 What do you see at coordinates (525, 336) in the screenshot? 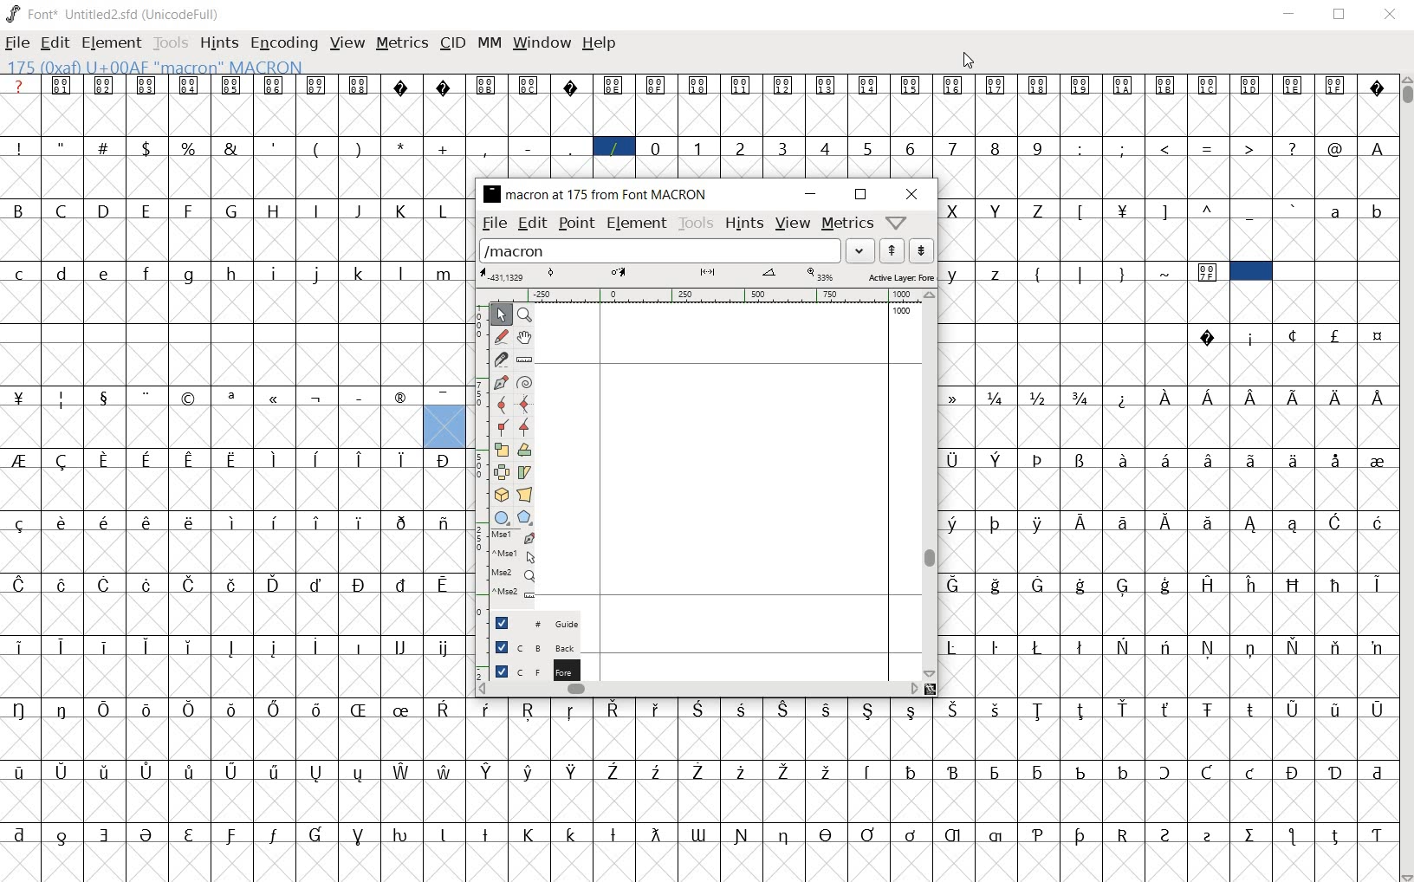
I see `pan` at bounding box center [525, 336].